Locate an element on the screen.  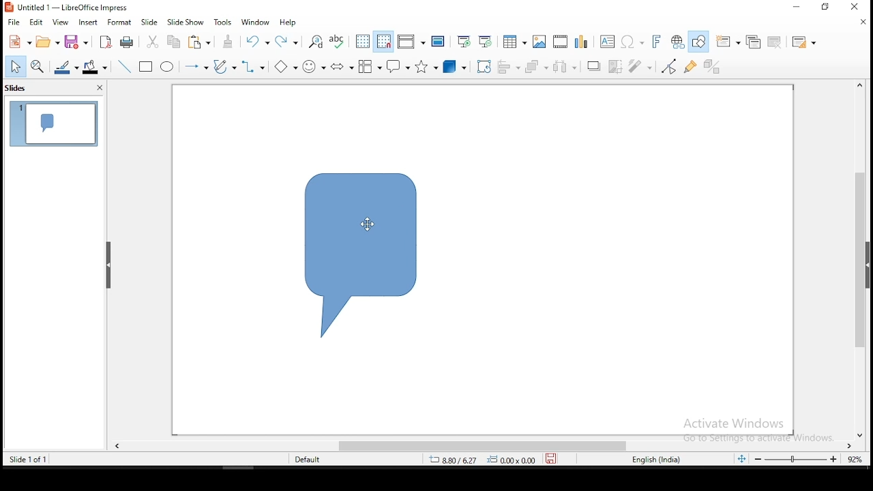
8.80/6.27 is located at coordinates (456, 460).